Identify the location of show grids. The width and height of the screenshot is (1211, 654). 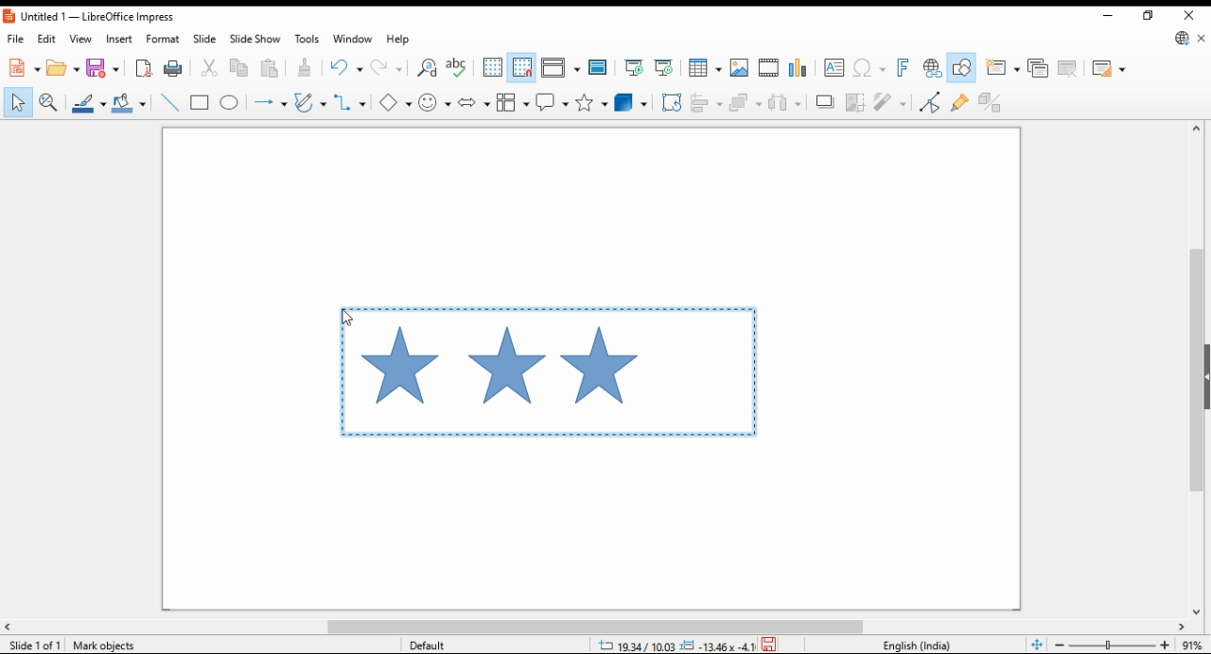
(491, 67).